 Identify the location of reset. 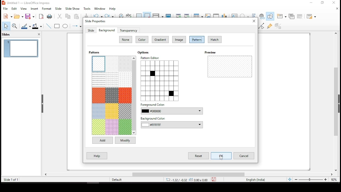
(198, 156).